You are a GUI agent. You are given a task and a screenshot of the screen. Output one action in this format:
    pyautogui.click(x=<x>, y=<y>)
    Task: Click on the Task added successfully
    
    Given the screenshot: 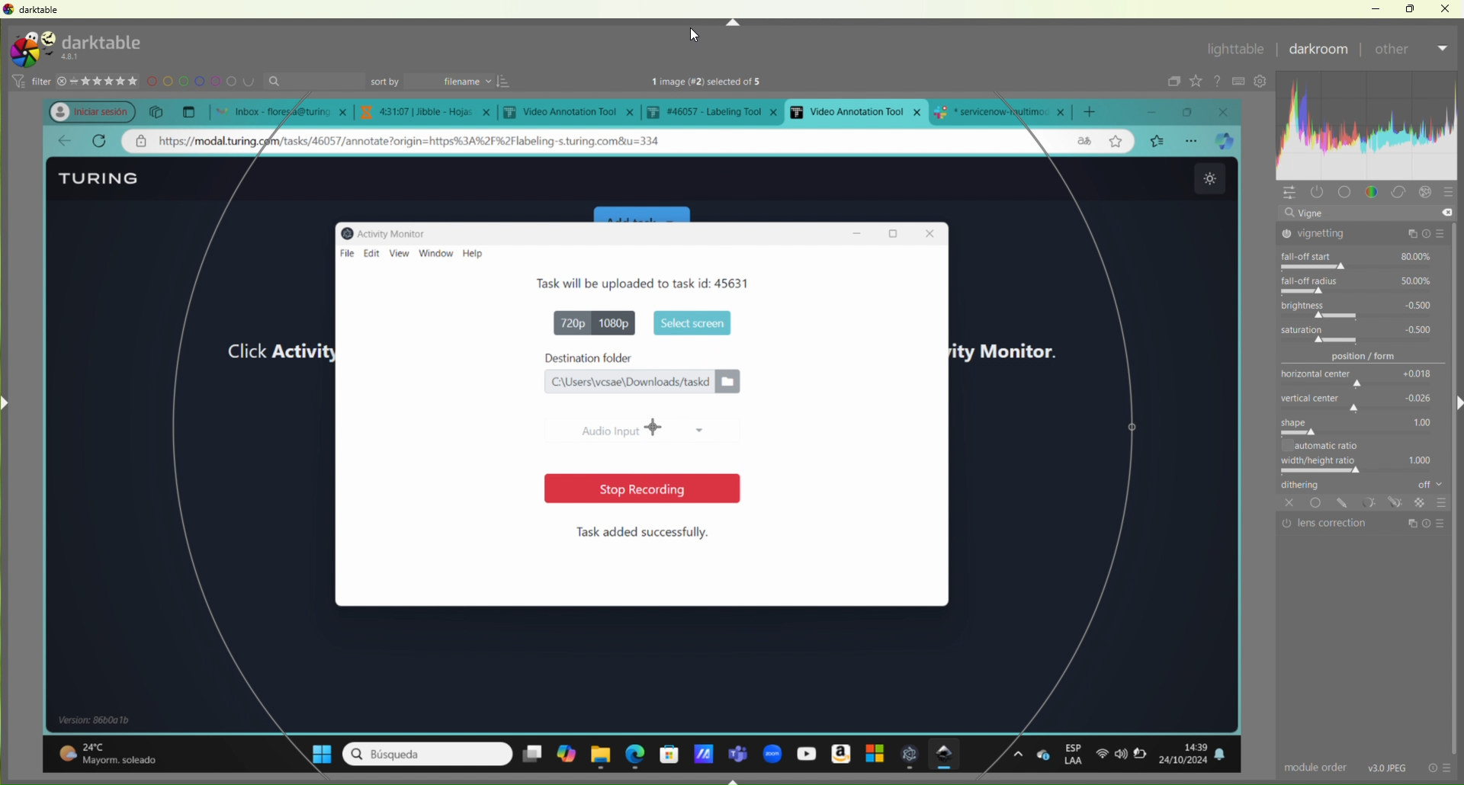 What is the action you would take?
    pyautogui.click(x=644, y=532)
    